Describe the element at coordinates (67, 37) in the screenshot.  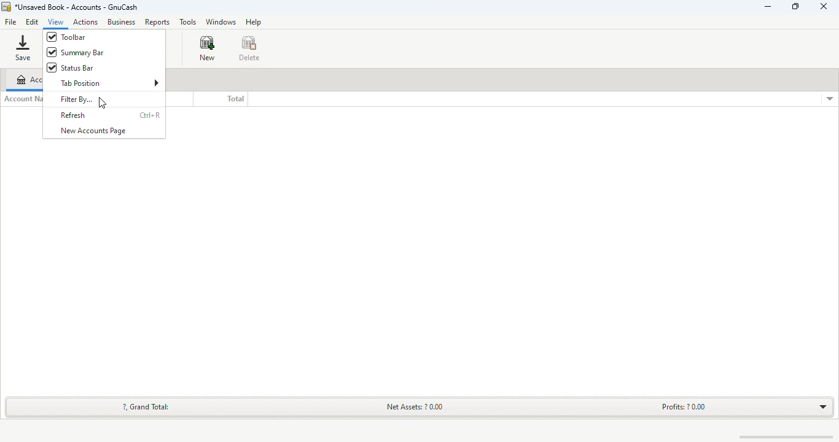
I see `toolbar` at that location.